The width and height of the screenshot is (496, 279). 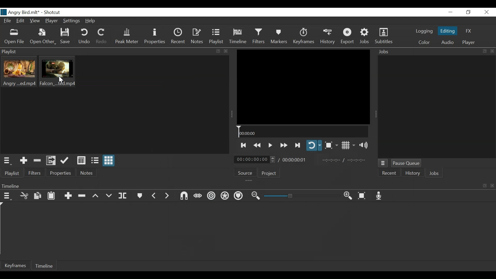 What do you see at coordinates (128, 36) in the screenshot?
I see `Peak Meter` at bounding box center [128, 36].